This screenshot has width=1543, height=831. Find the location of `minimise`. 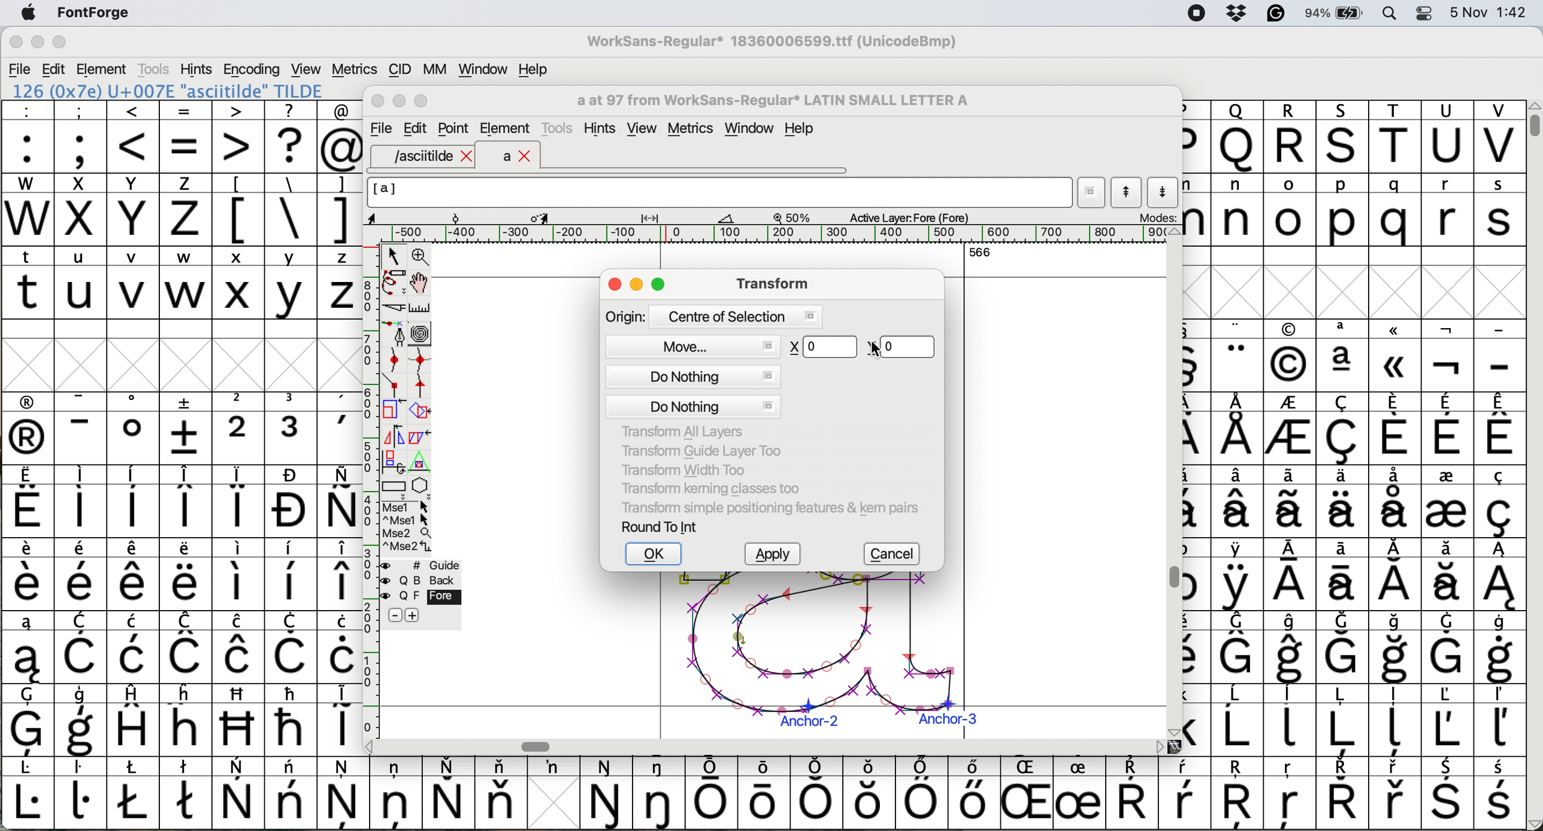

minimise is located at coordinates (36, 43).